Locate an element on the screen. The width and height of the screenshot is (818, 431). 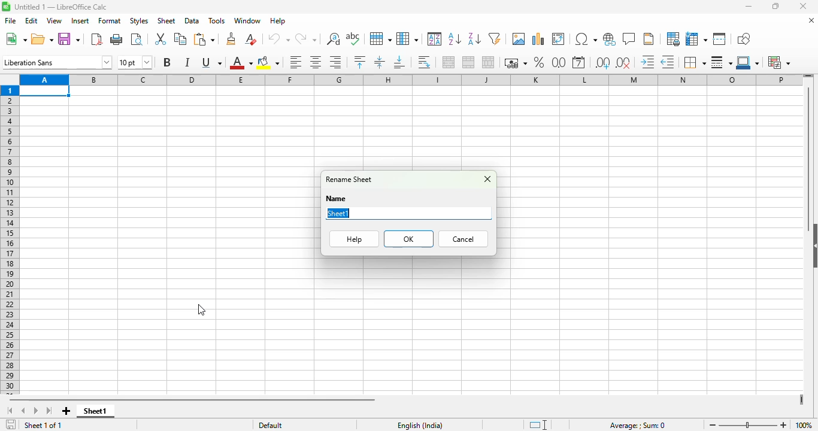
default is located at coordinates (271, 425).